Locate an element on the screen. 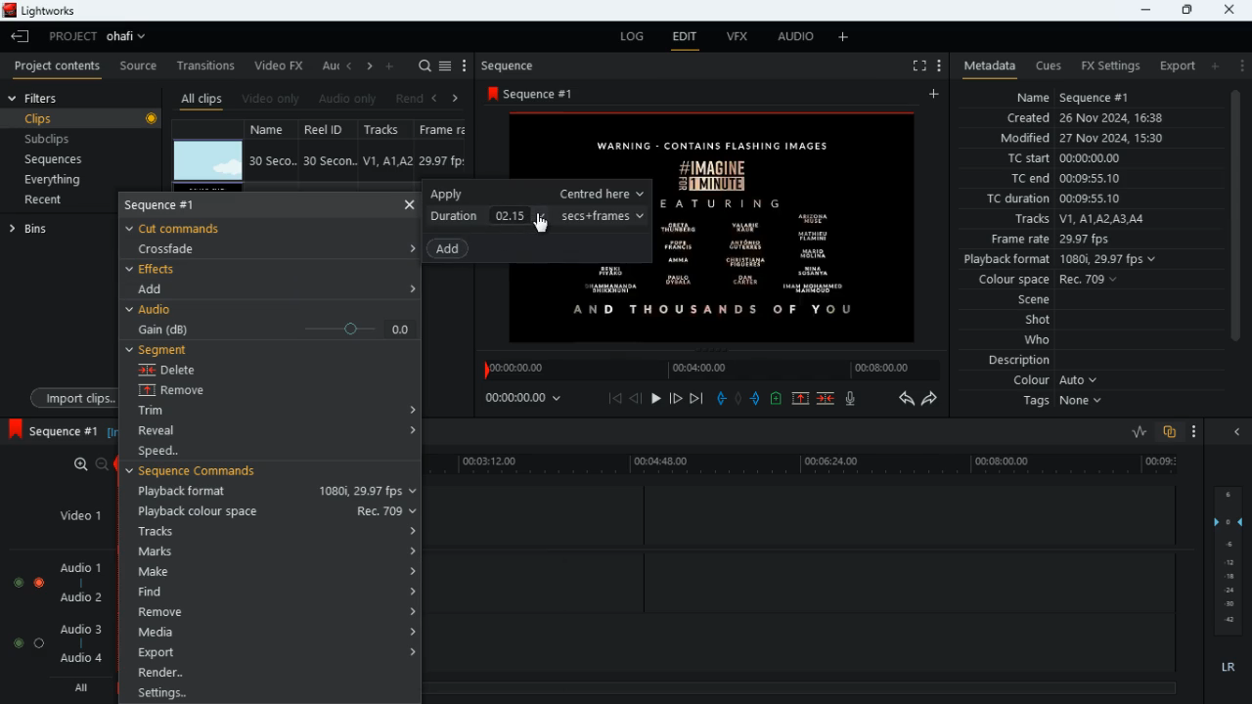 The width and height of the screenshot is (1252, 704). project contents is located at coordinates (58, 66).